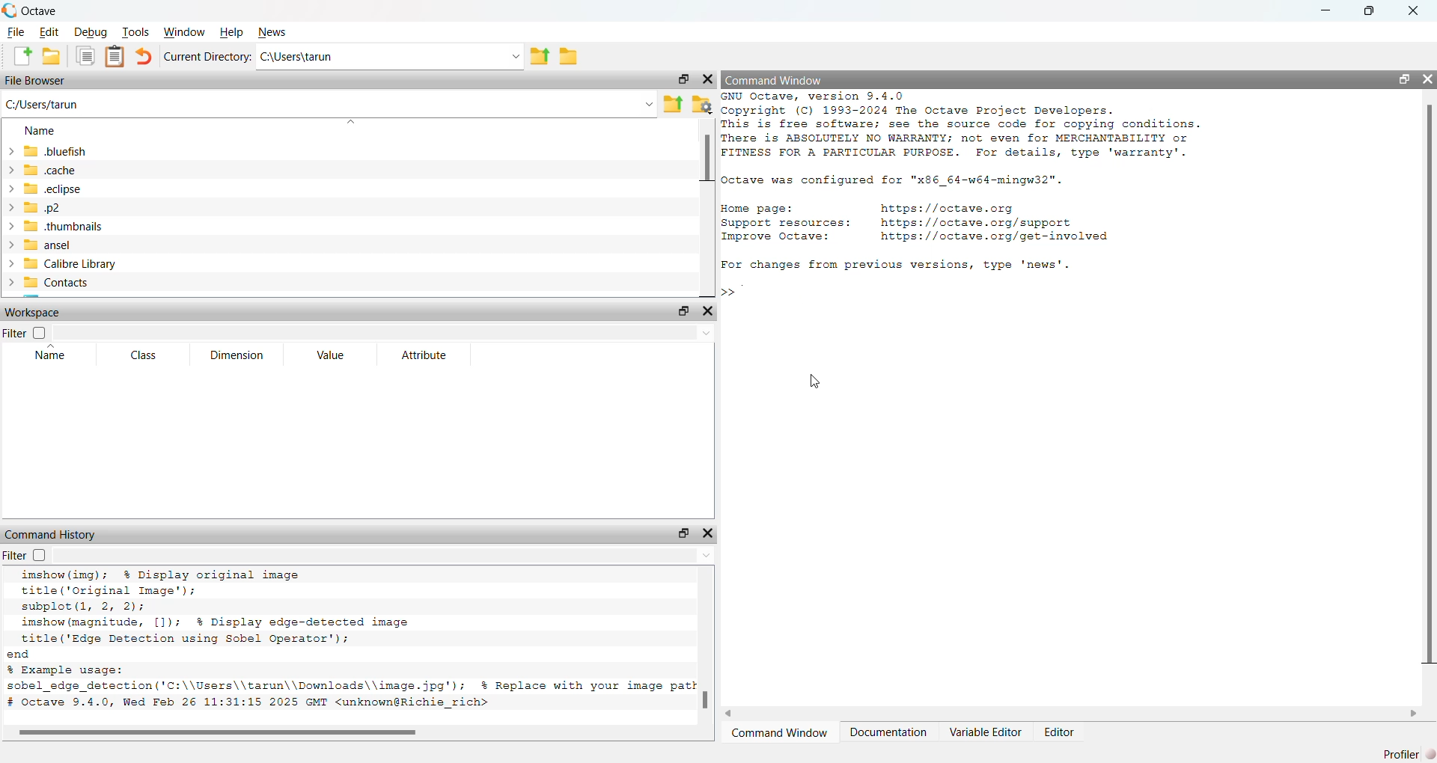 This screenshot has height=763, width=1437. Describe the element at coordinates (13, 334) in the screenshot. I see `Filter` at that location.